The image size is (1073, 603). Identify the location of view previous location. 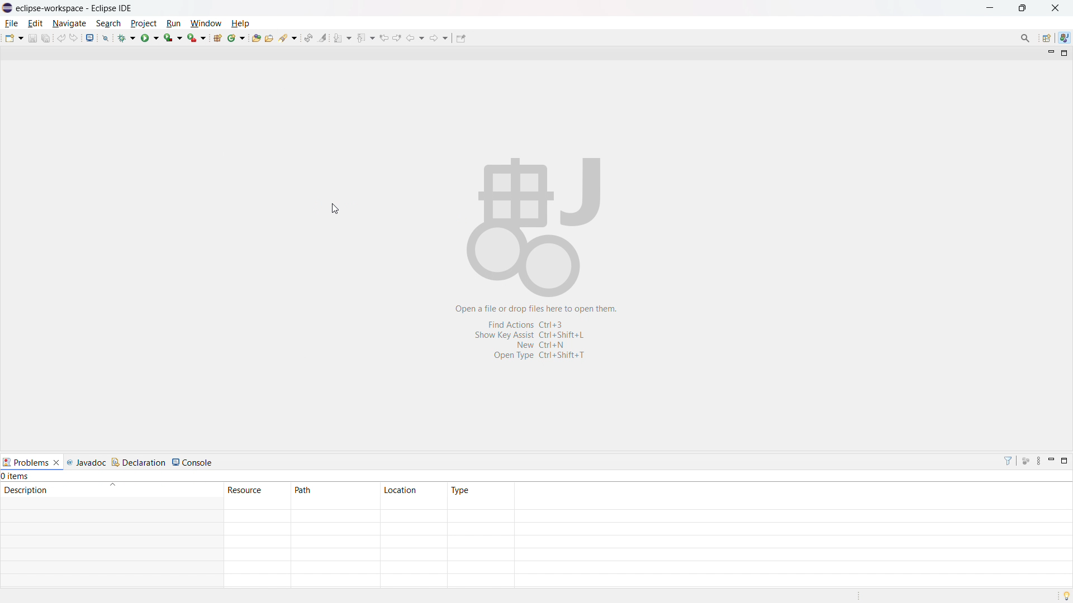
(383, 37).